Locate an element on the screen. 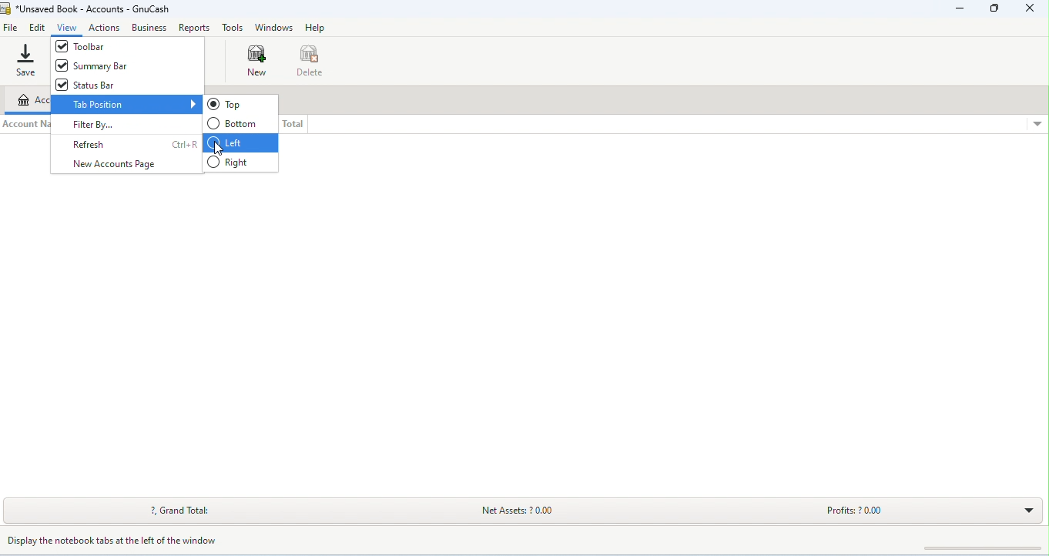  actions is located at coordinates (104, 28).